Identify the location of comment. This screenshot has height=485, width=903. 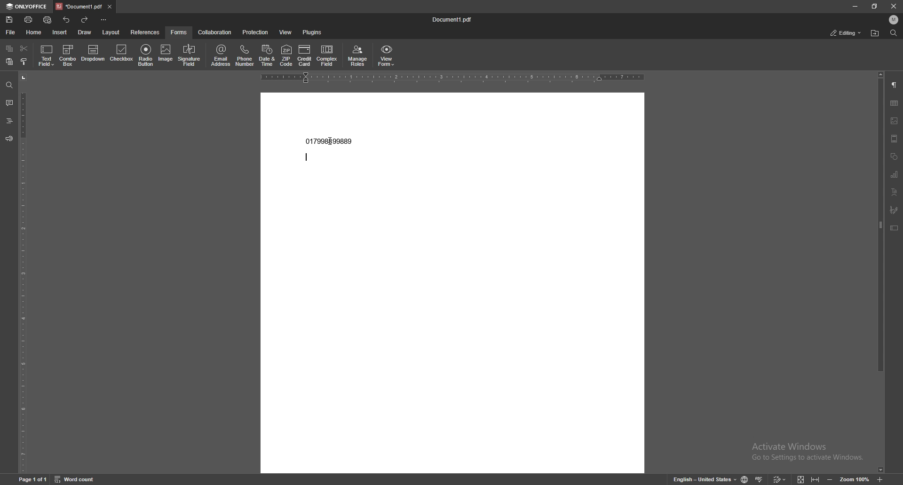
(9, 103).